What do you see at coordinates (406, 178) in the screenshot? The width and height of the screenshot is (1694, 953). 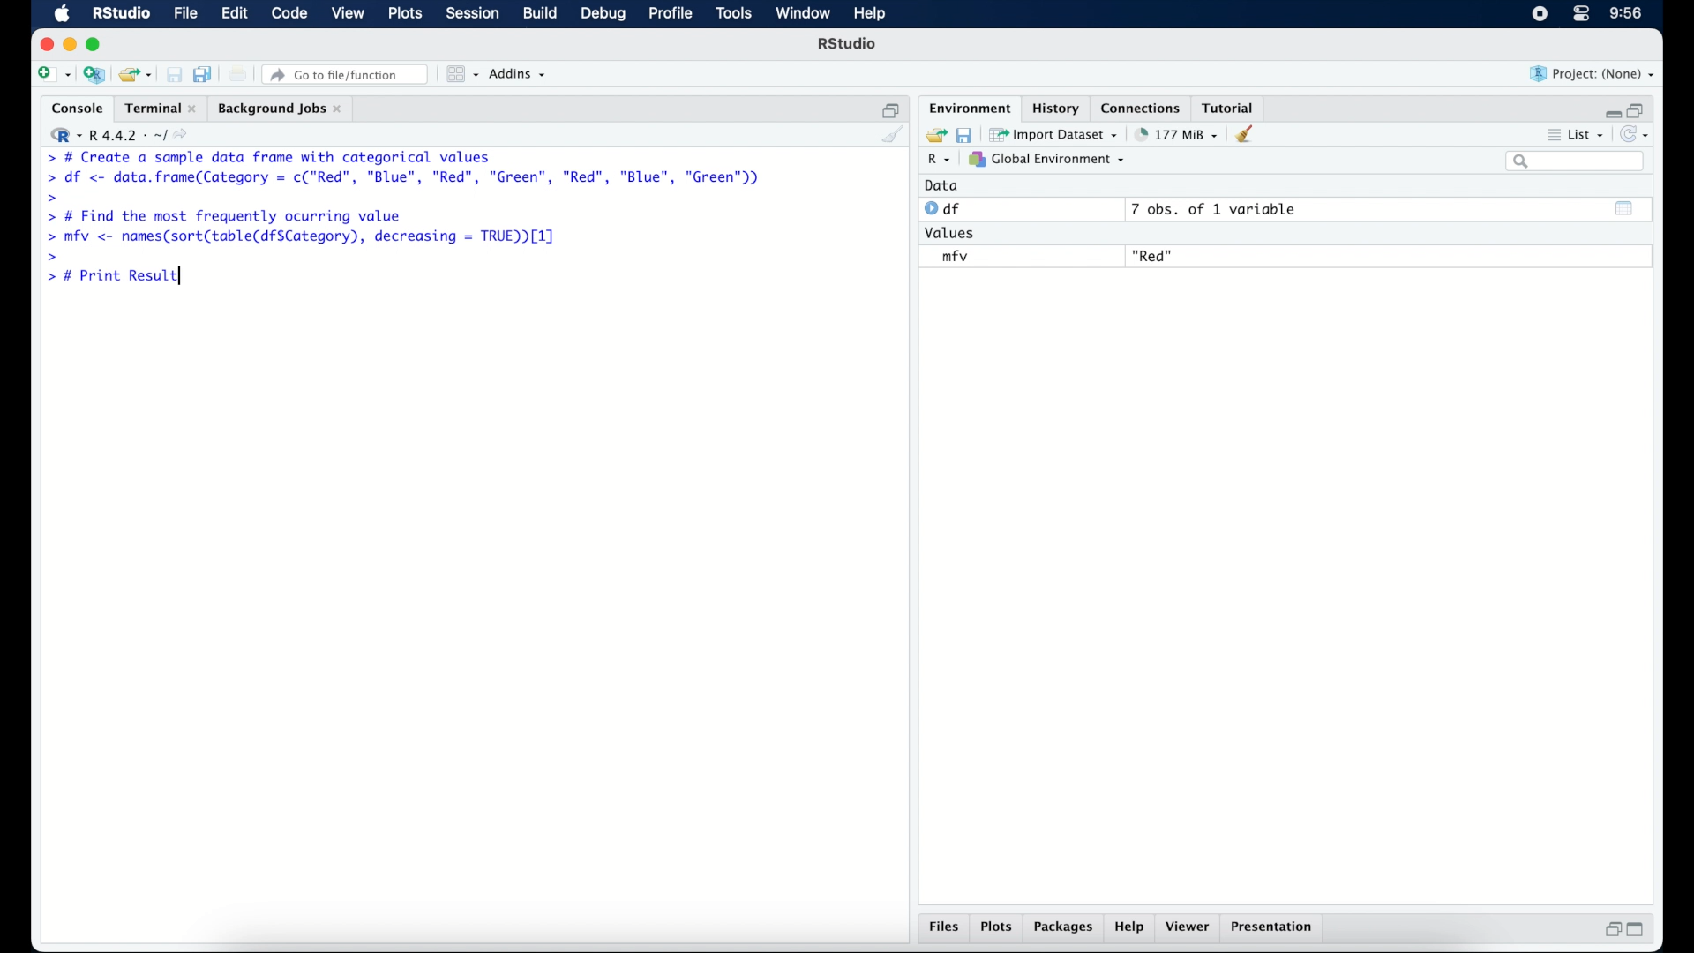 I see `> df <- data.frame(Category = c("Red”, "Blue", "Red", "Green", "Red", "Blue", "Green"))|` at bounding box center [406, 178].